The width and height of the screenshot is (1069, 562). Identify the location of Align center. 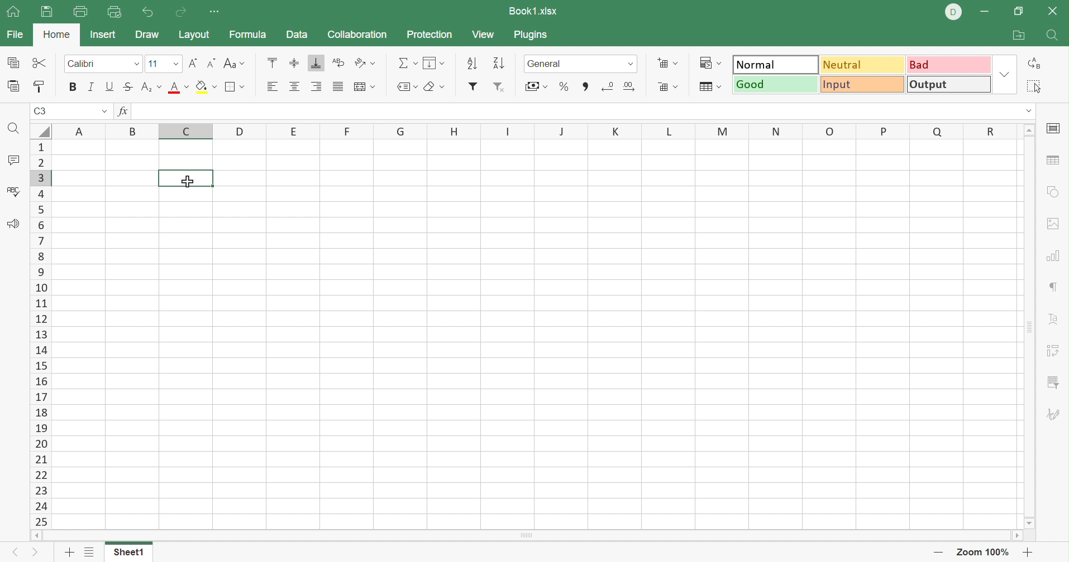
(293, 85).